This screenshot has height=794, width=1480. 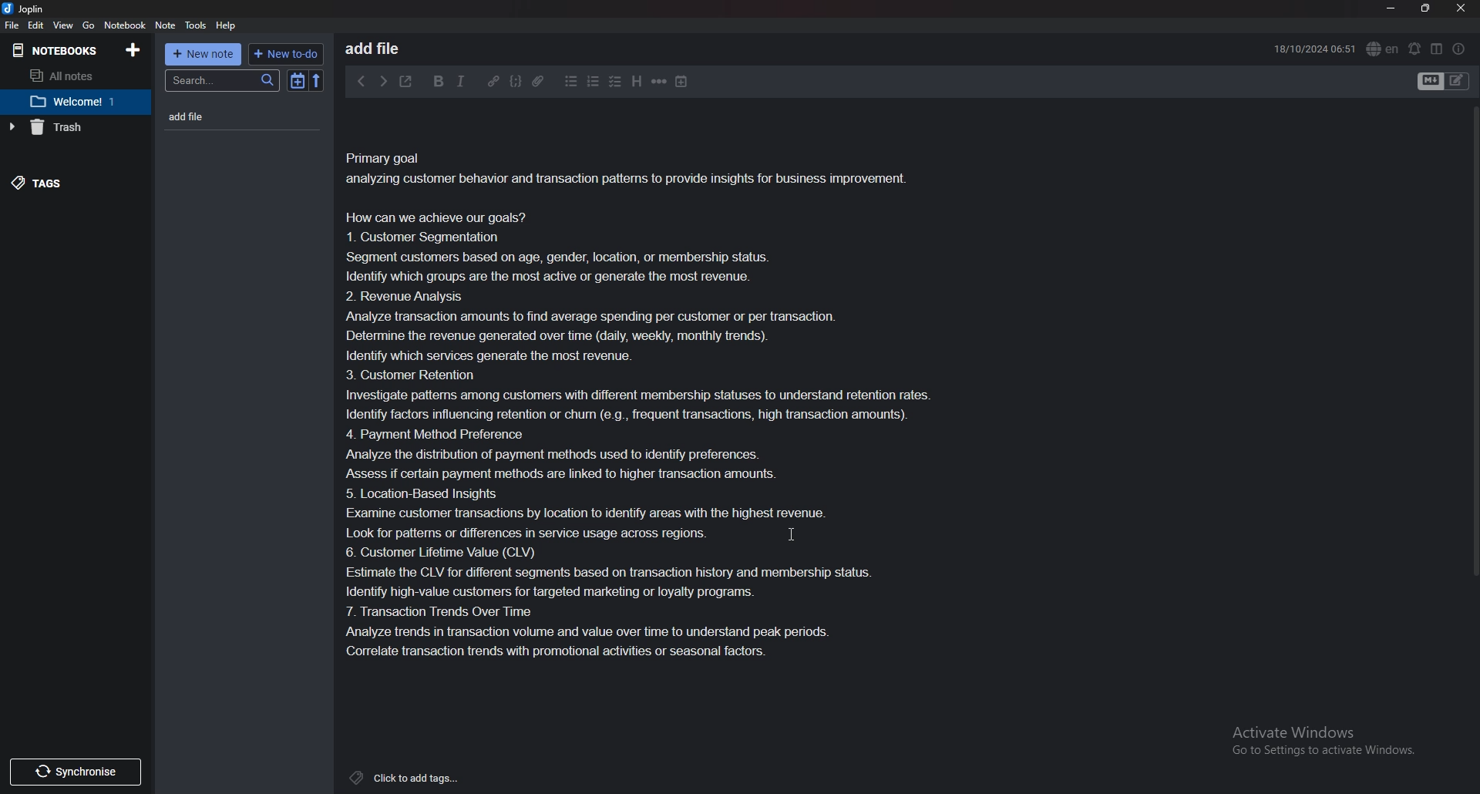 I want to click on tools, so click(x=197, y=26).